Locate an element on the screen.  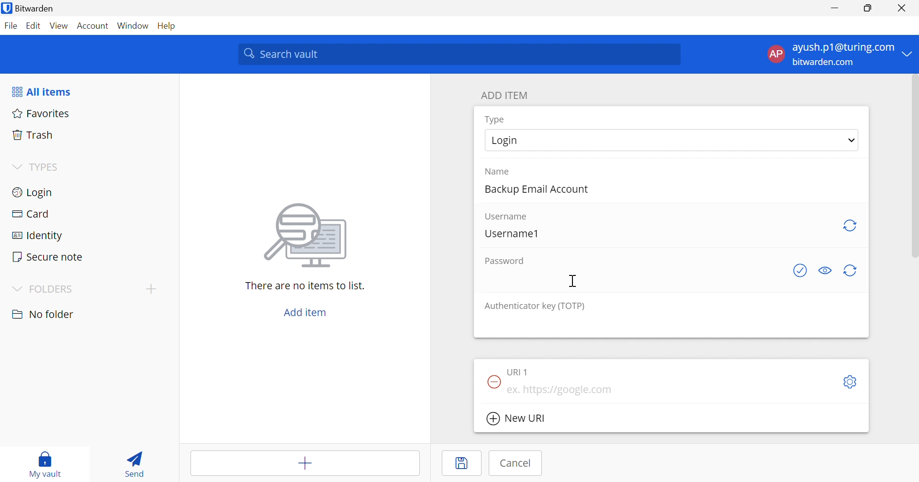
Name is located at coordinates (497, 172).